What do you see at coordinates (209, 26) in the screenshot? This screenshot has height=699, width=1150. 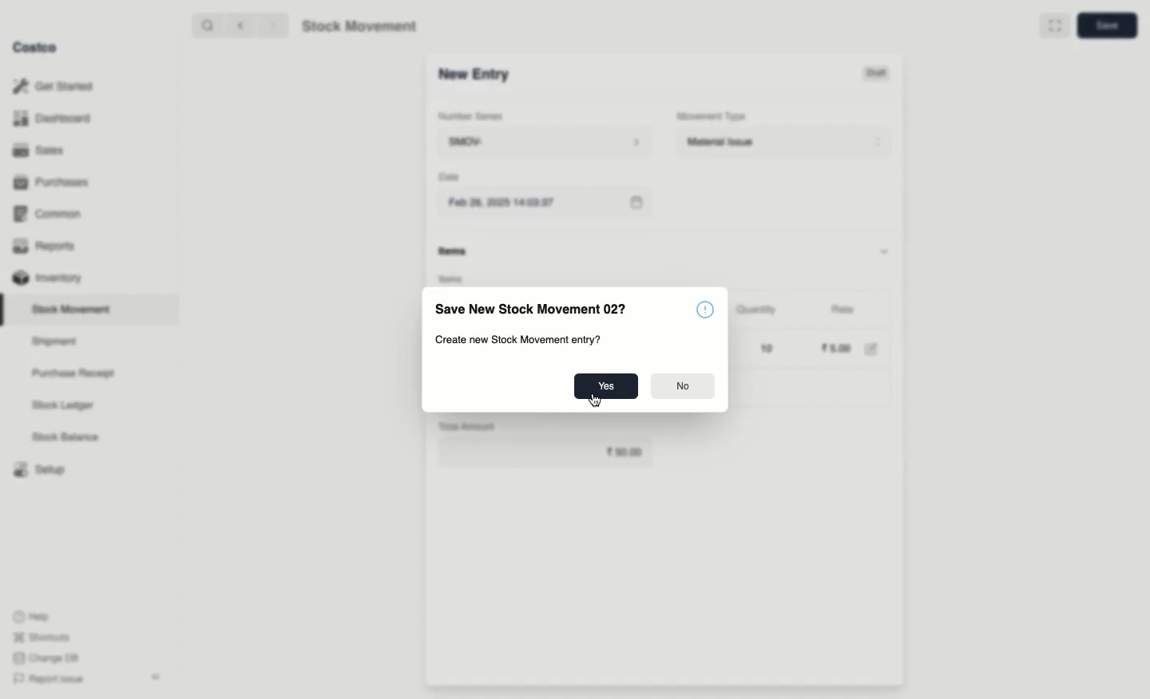 I see `search` at bounding box center [209, 26].